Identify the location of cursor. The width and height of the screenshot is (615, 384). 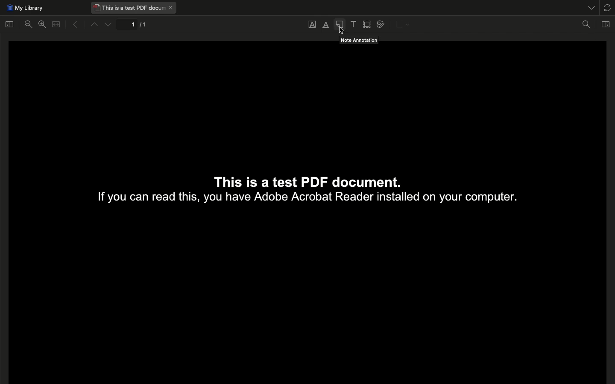
(343, 31).